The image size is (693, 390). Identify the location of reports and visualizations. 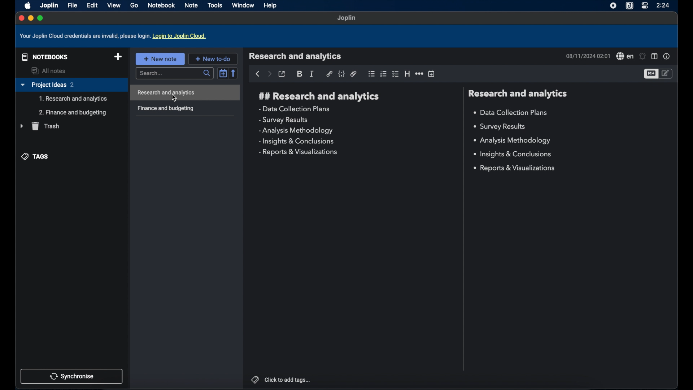
(297, 152).